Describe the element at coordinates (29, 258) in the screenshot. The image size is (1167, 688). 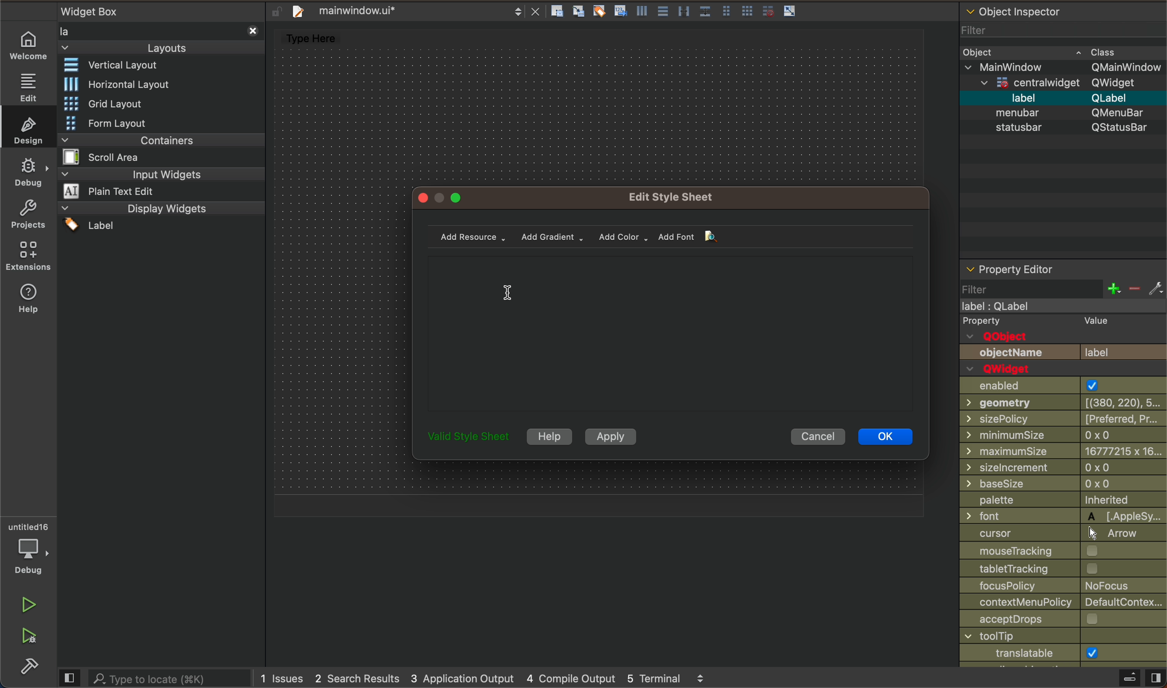
I see `extensions` at that location.